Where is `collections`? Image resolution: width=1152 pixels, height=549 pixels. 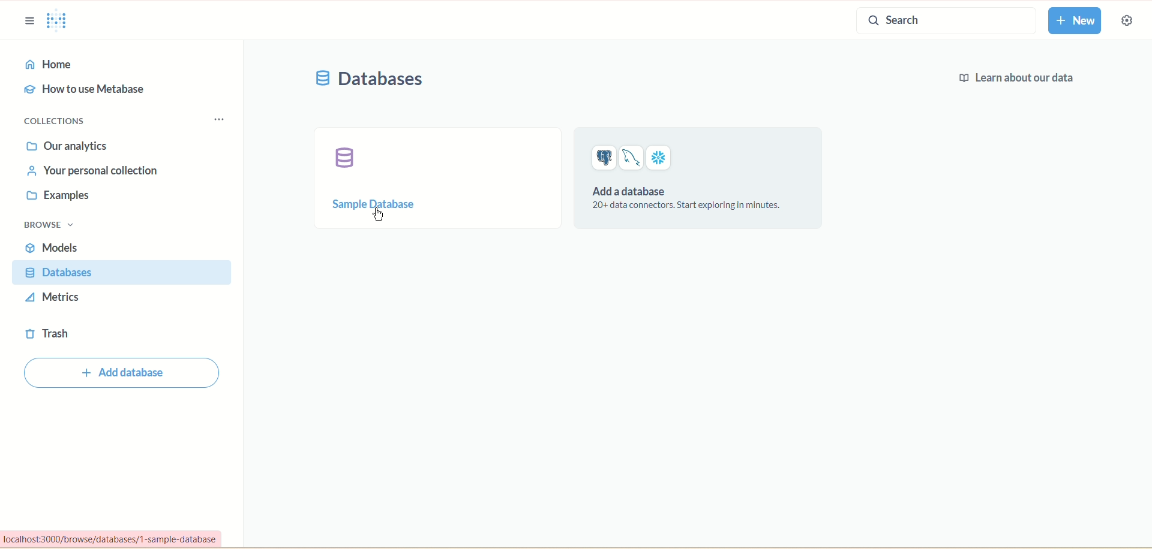
collections is located at coordinates (65, 123).